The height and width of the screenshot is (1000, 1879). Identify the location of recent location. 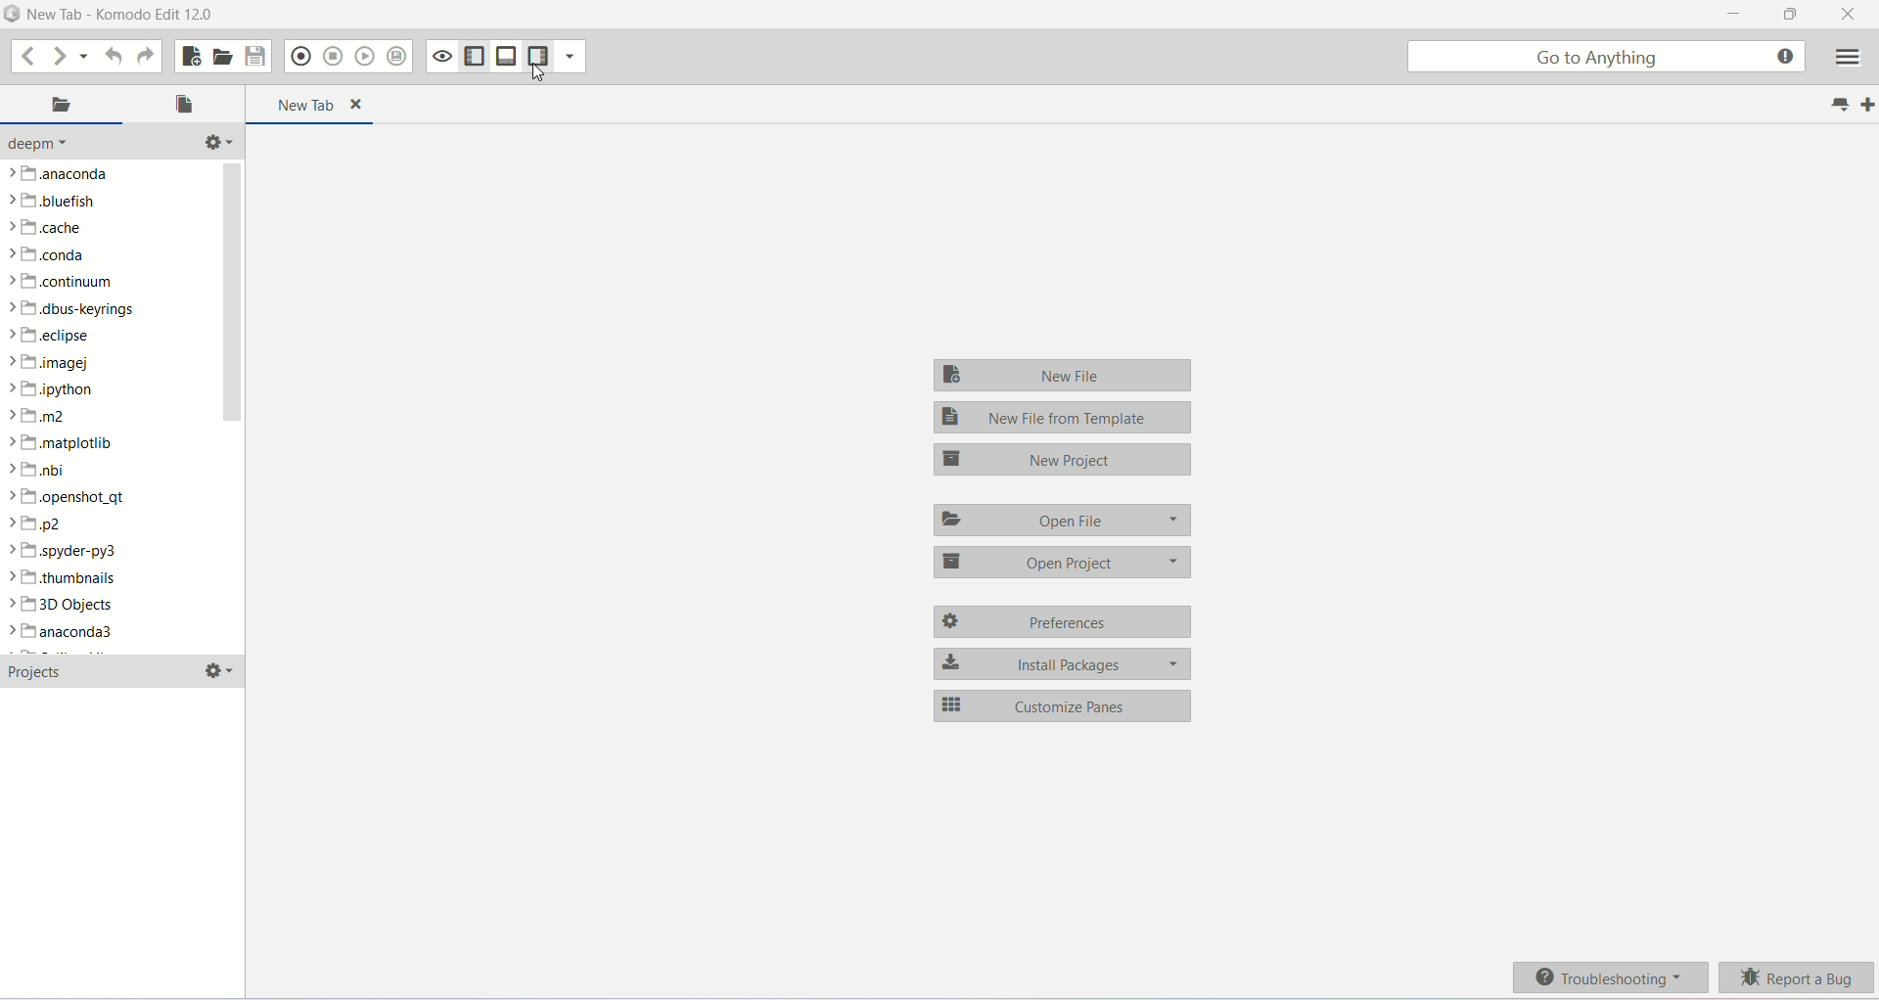
(86, 57).